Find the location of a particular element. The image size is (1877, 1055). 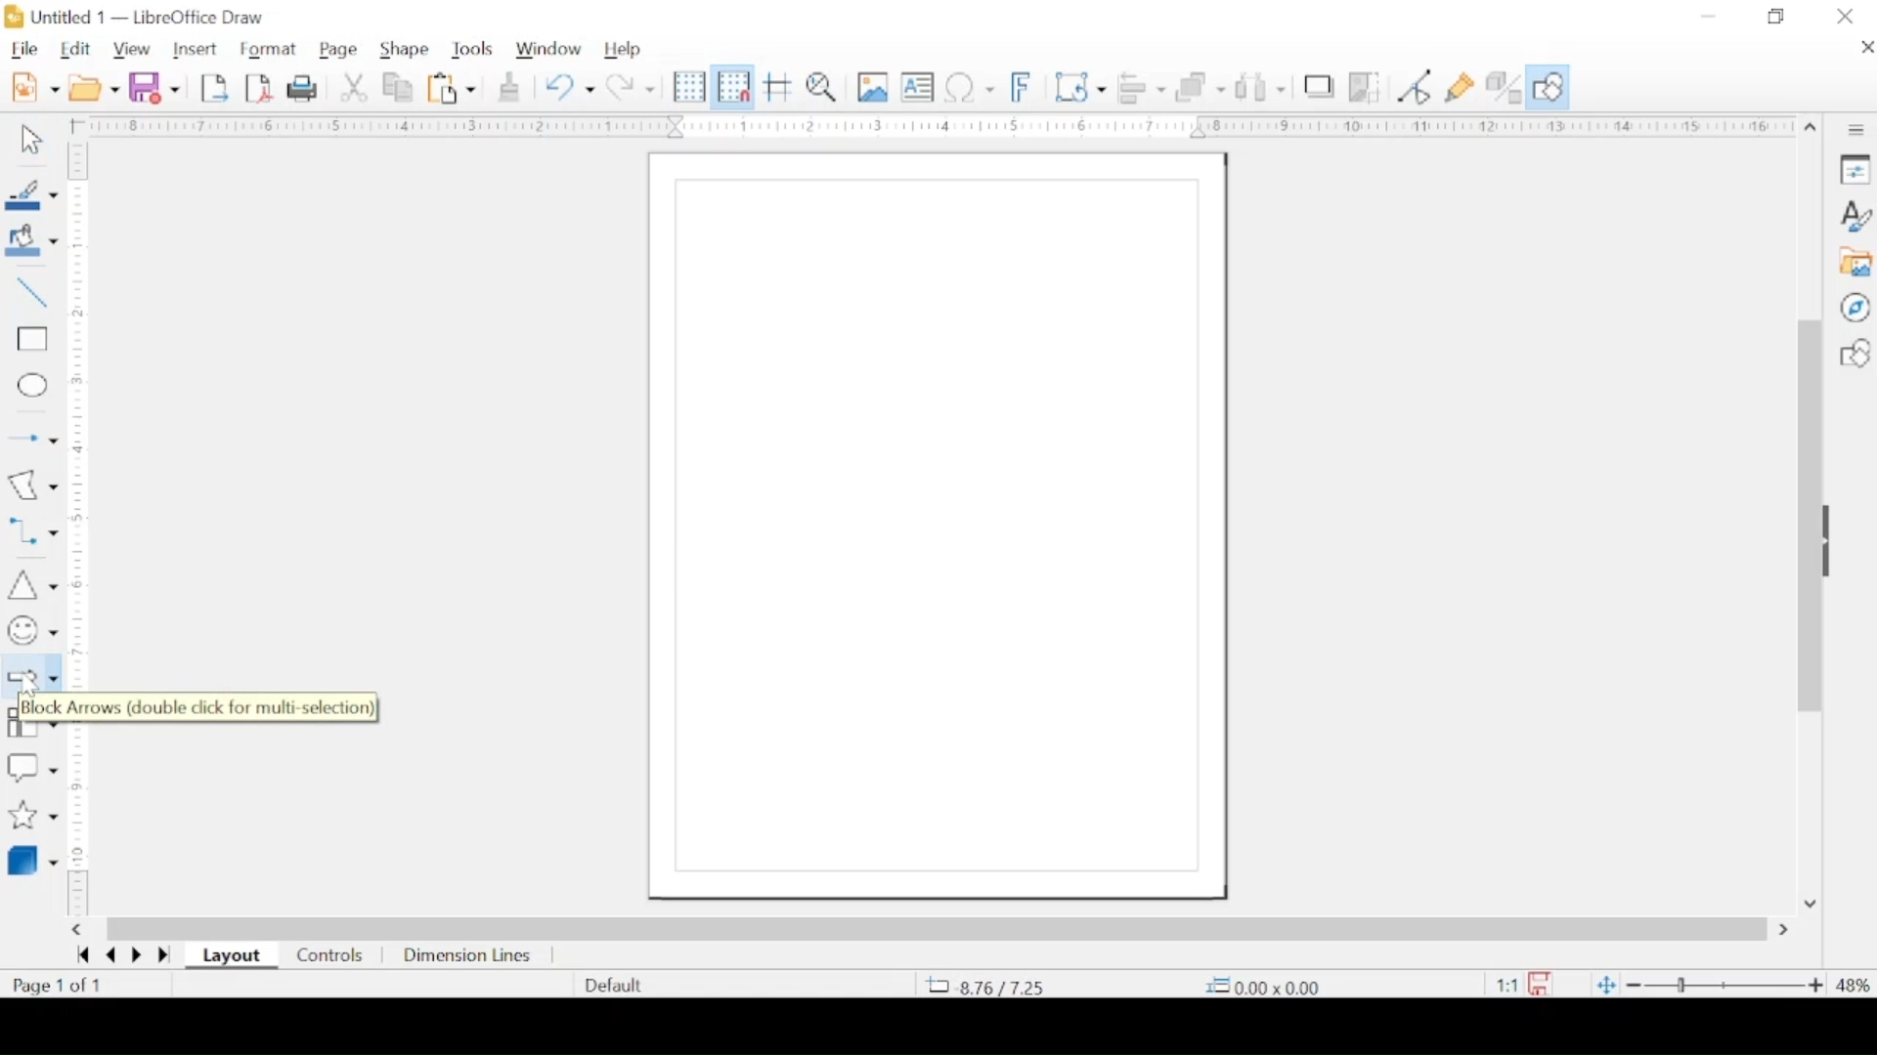

helplines while moving is located at coordinates (779, 86).